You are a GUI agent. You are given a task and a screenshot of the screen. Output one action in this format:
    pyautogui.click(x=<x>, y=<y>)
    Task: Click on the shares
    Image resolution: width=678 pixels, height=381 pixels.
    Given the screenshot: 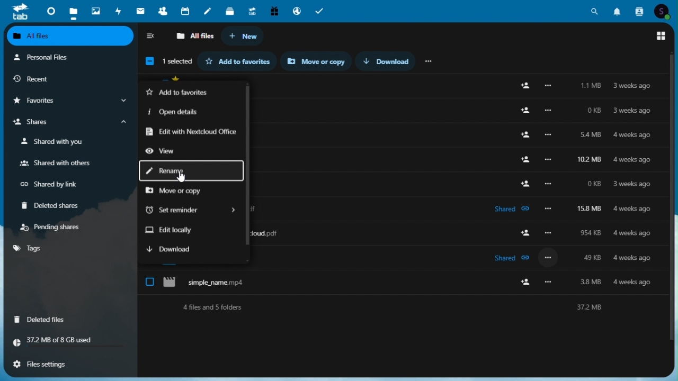 What is the action you would take?
    pyautogui.click(x=68, y=123)
    